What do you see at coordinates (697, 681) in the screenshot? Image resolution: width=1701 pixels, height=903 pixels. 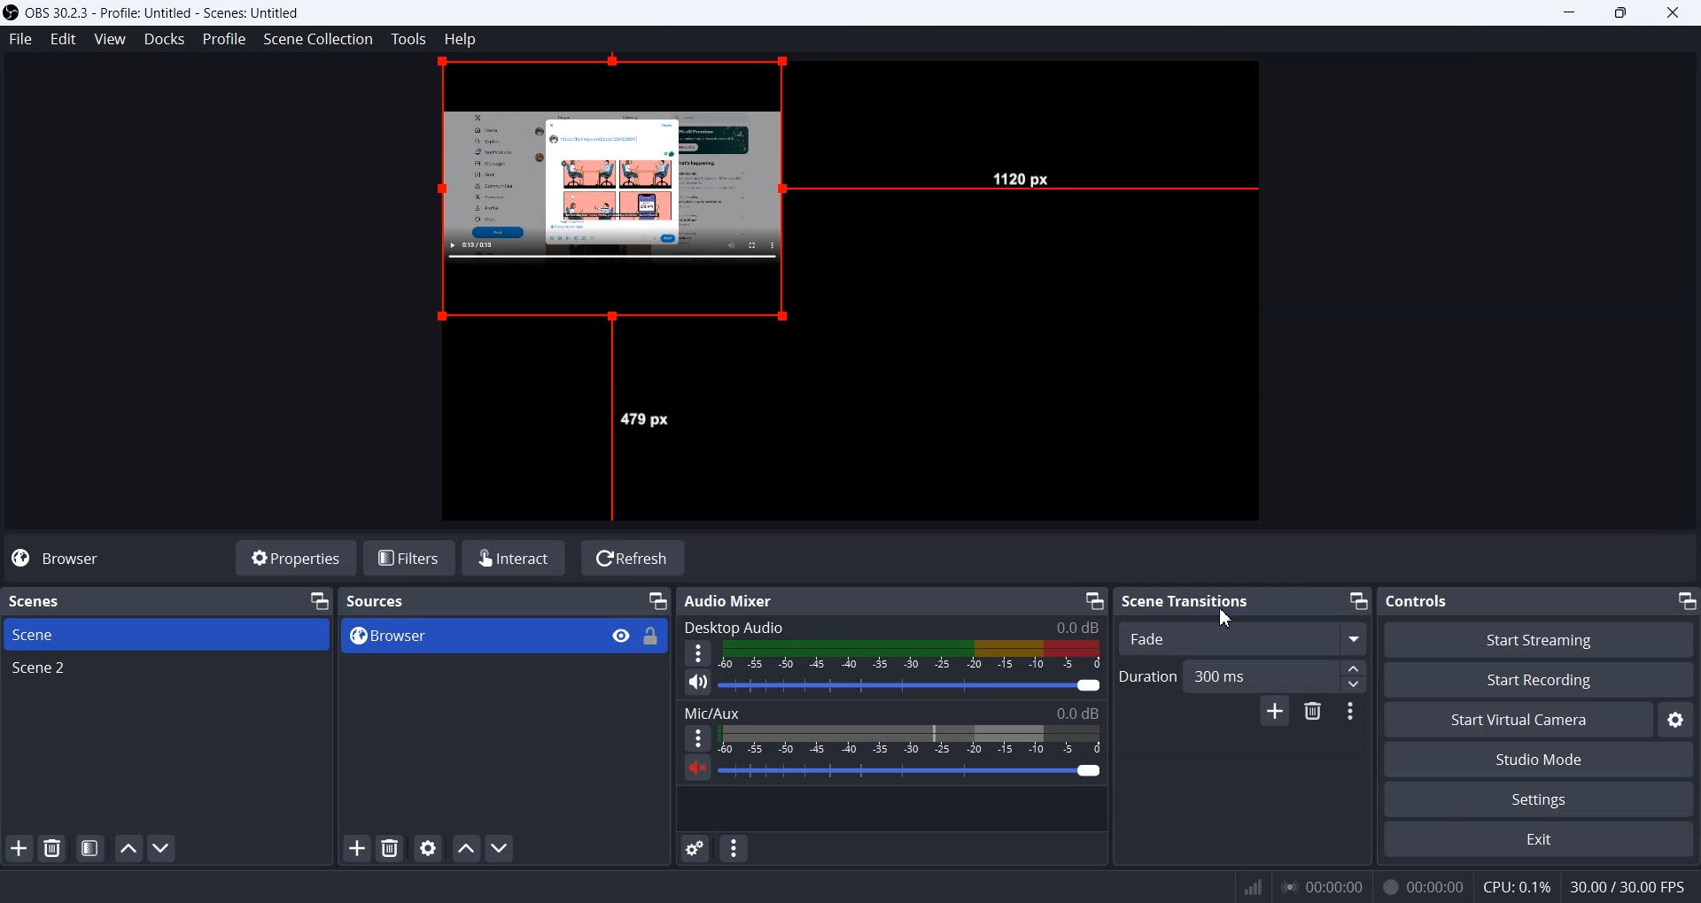 I see `Mute/unmute` at bounding box center [697, 681].